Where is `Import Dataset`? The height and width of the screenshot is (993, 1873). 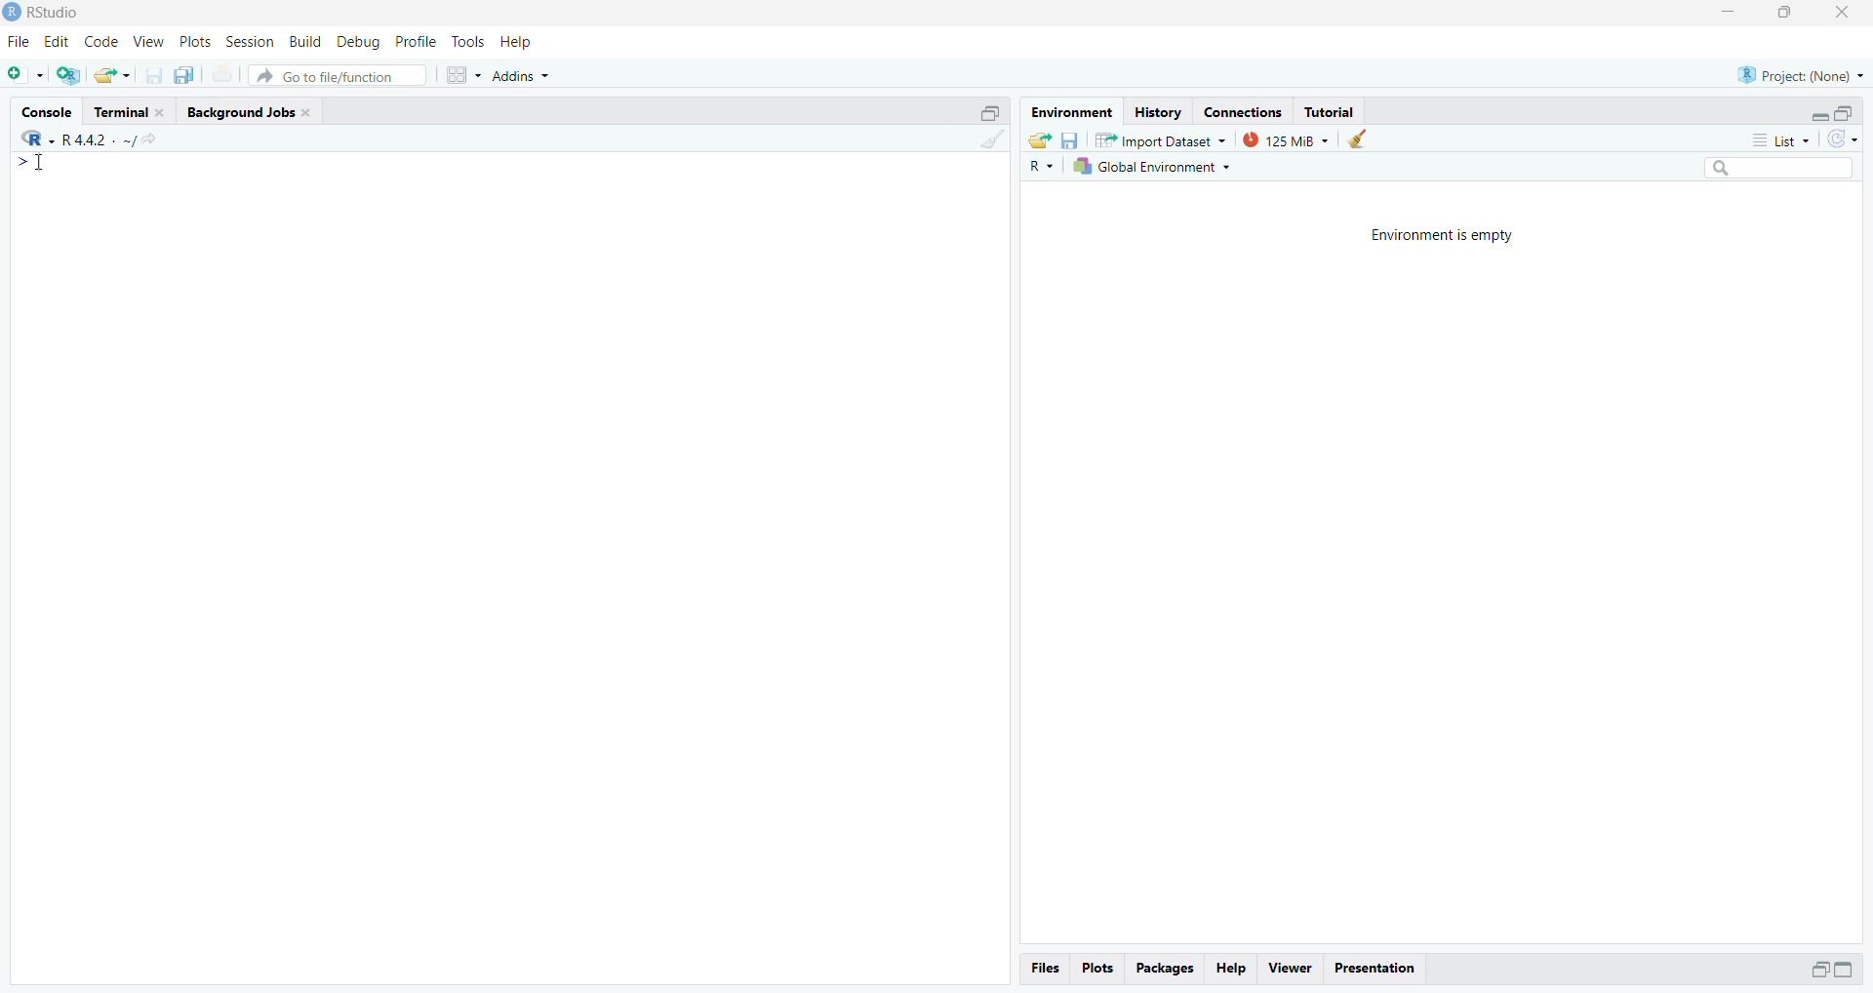 Import Dataset is located at coordinates (1160, 139).